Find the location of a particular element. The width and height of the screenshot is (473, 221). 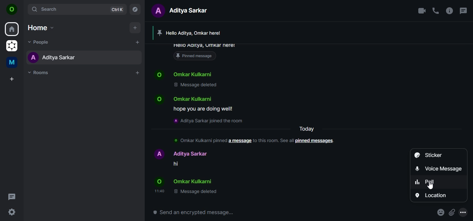

add is located at coordinates (134, 28).